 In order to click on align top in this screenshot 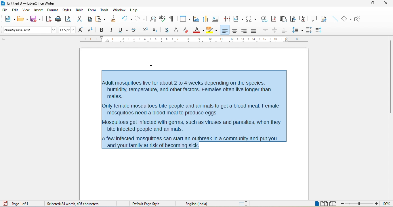, I will do `click(266, 30)`.